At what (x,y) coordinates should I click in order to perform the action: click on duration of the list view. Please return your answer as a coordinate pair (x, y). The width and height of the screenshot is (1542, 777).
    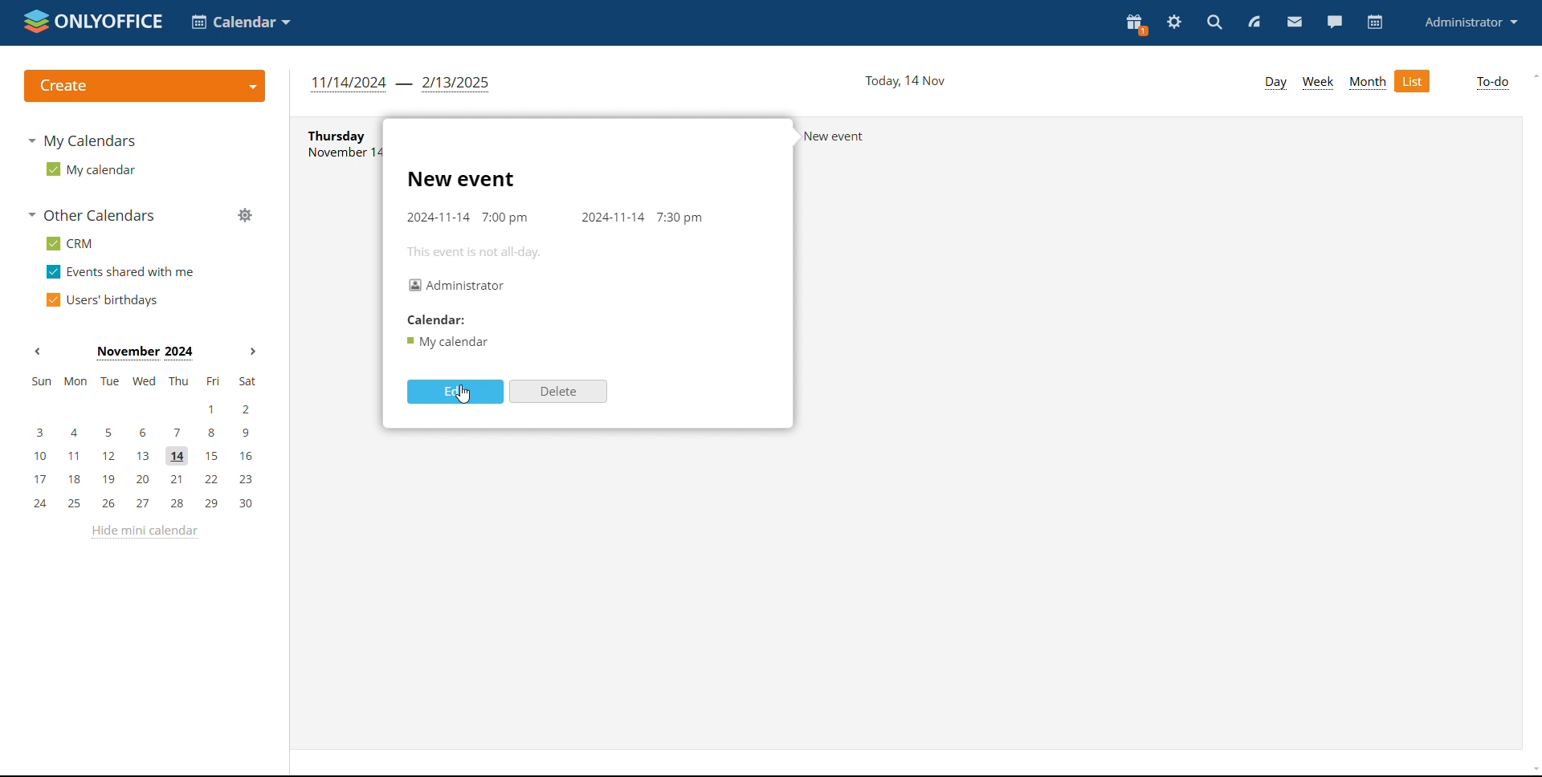
    Looking at the image, I should click on (398, 83).